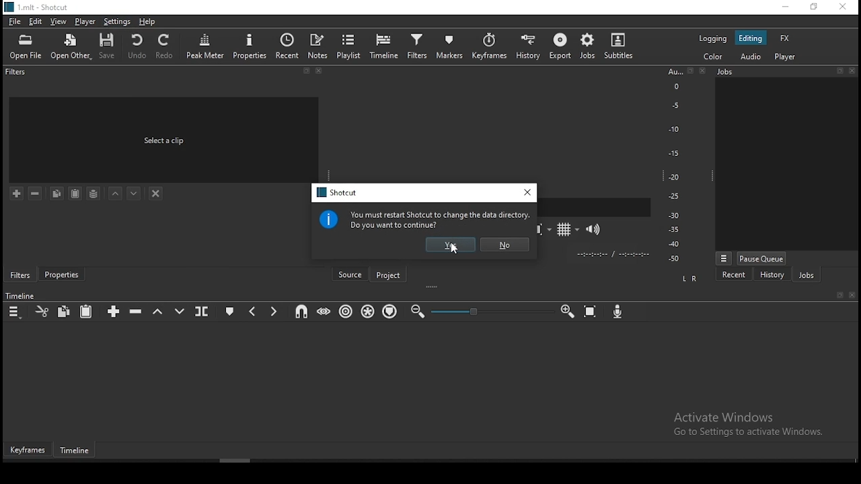 This screenshot has height=484, width=861. What do you see at coordinates (350, 46) in the screenshot?
I see `playlist` at bounding box center [350, 46].